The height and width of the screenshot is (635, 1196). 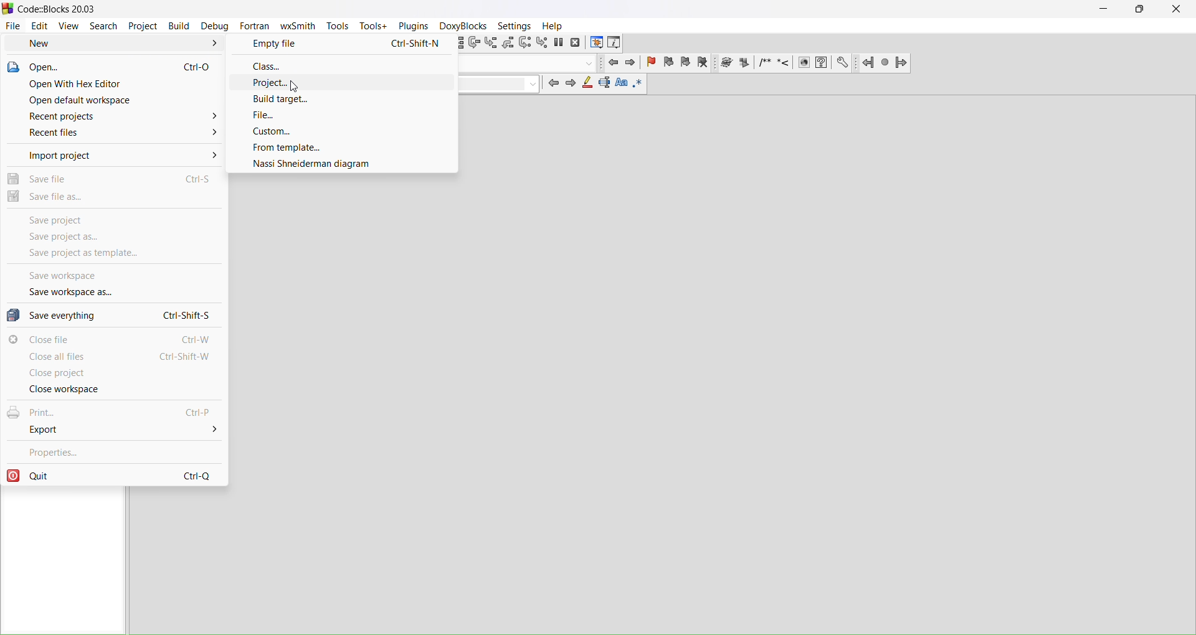 What do you see at coordinates (558, 45) in the screenshot?
I see `break debugger` at bounding box center [558, 45].